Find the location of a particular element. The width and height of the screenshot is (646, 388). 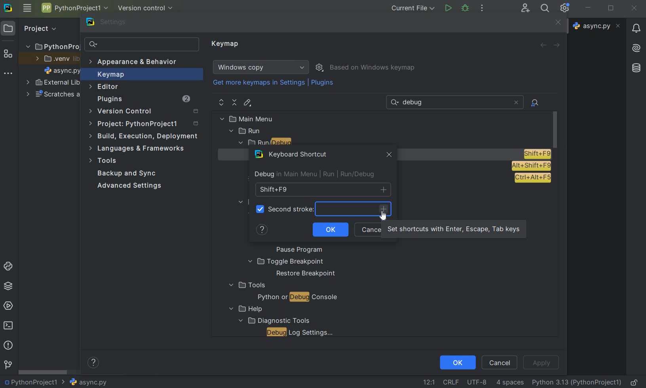

.venv is located at coordinates (57, 59).